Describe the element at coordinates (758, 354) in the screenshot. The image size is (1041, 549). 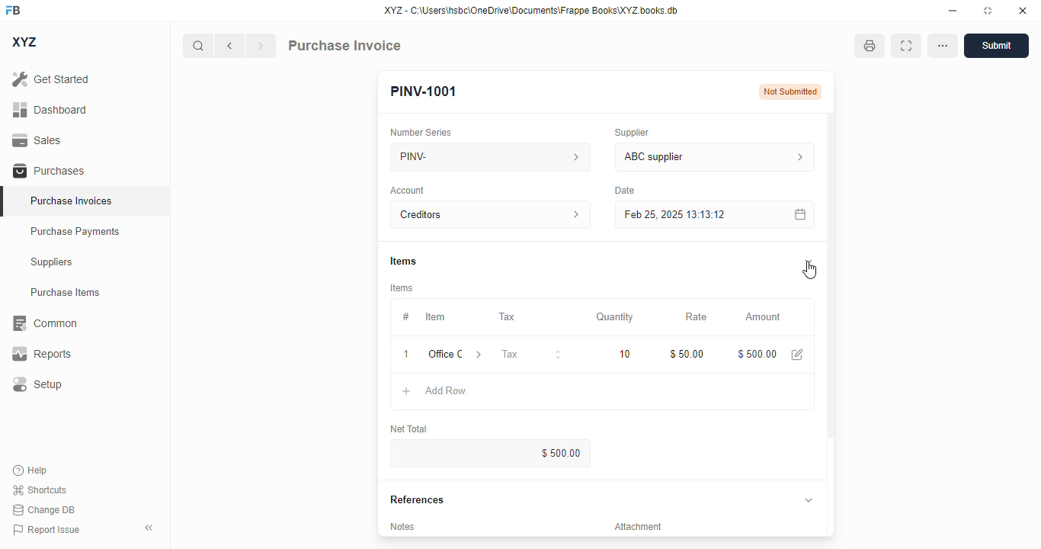
I see `$500.00` at that location.